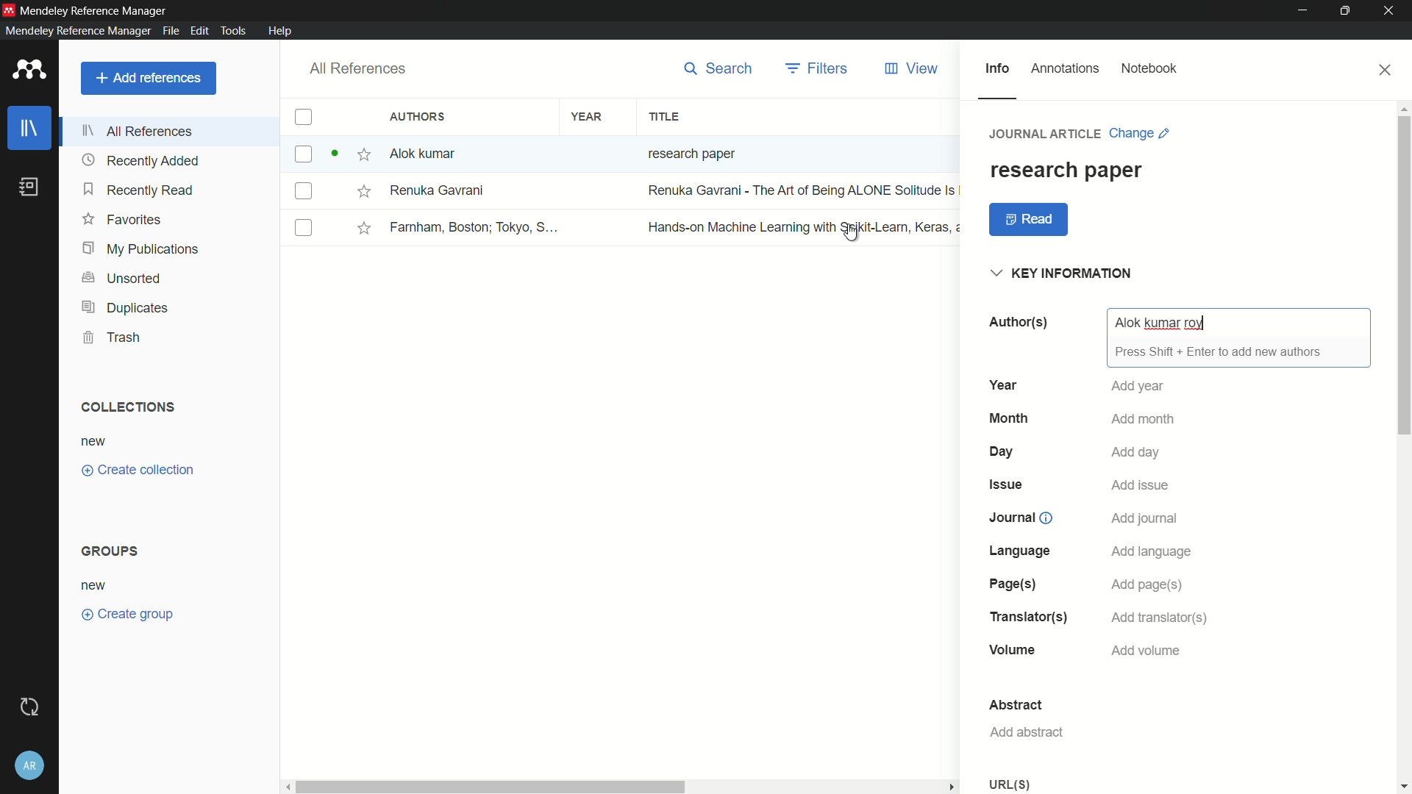 Image resolution: width=1412 pixels, height=794 pixels. Describe the element at coordinates (355, 69) in the screenshot. I see `all references` at that location.